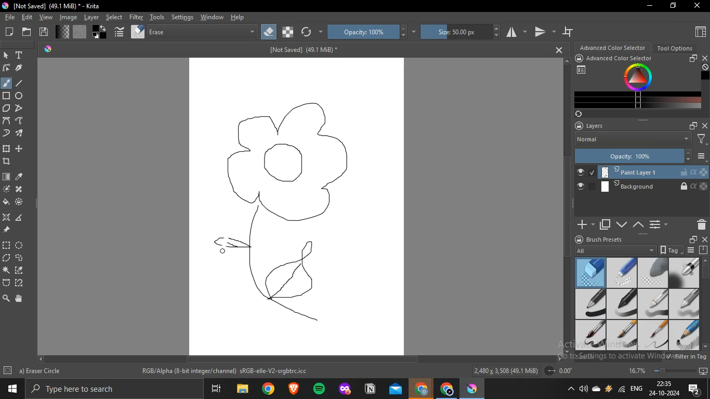 The width and height of the screenshot is (710, 399). Describe the element at coordinates (651, 6) in the screenshot. I see `Minimize` at that location.